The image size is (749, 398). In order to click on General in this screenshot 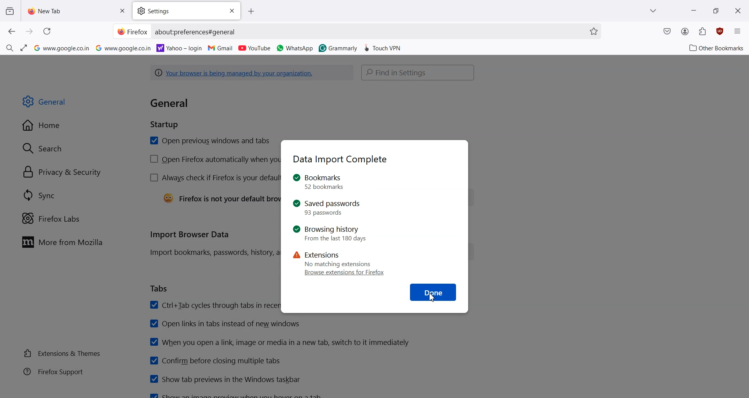, I will do `click(46, 102)`.